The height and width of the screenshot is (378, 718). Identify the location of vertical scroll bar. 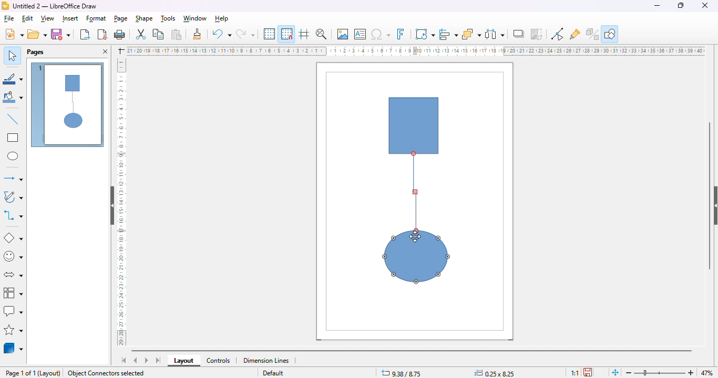
(710, 196).